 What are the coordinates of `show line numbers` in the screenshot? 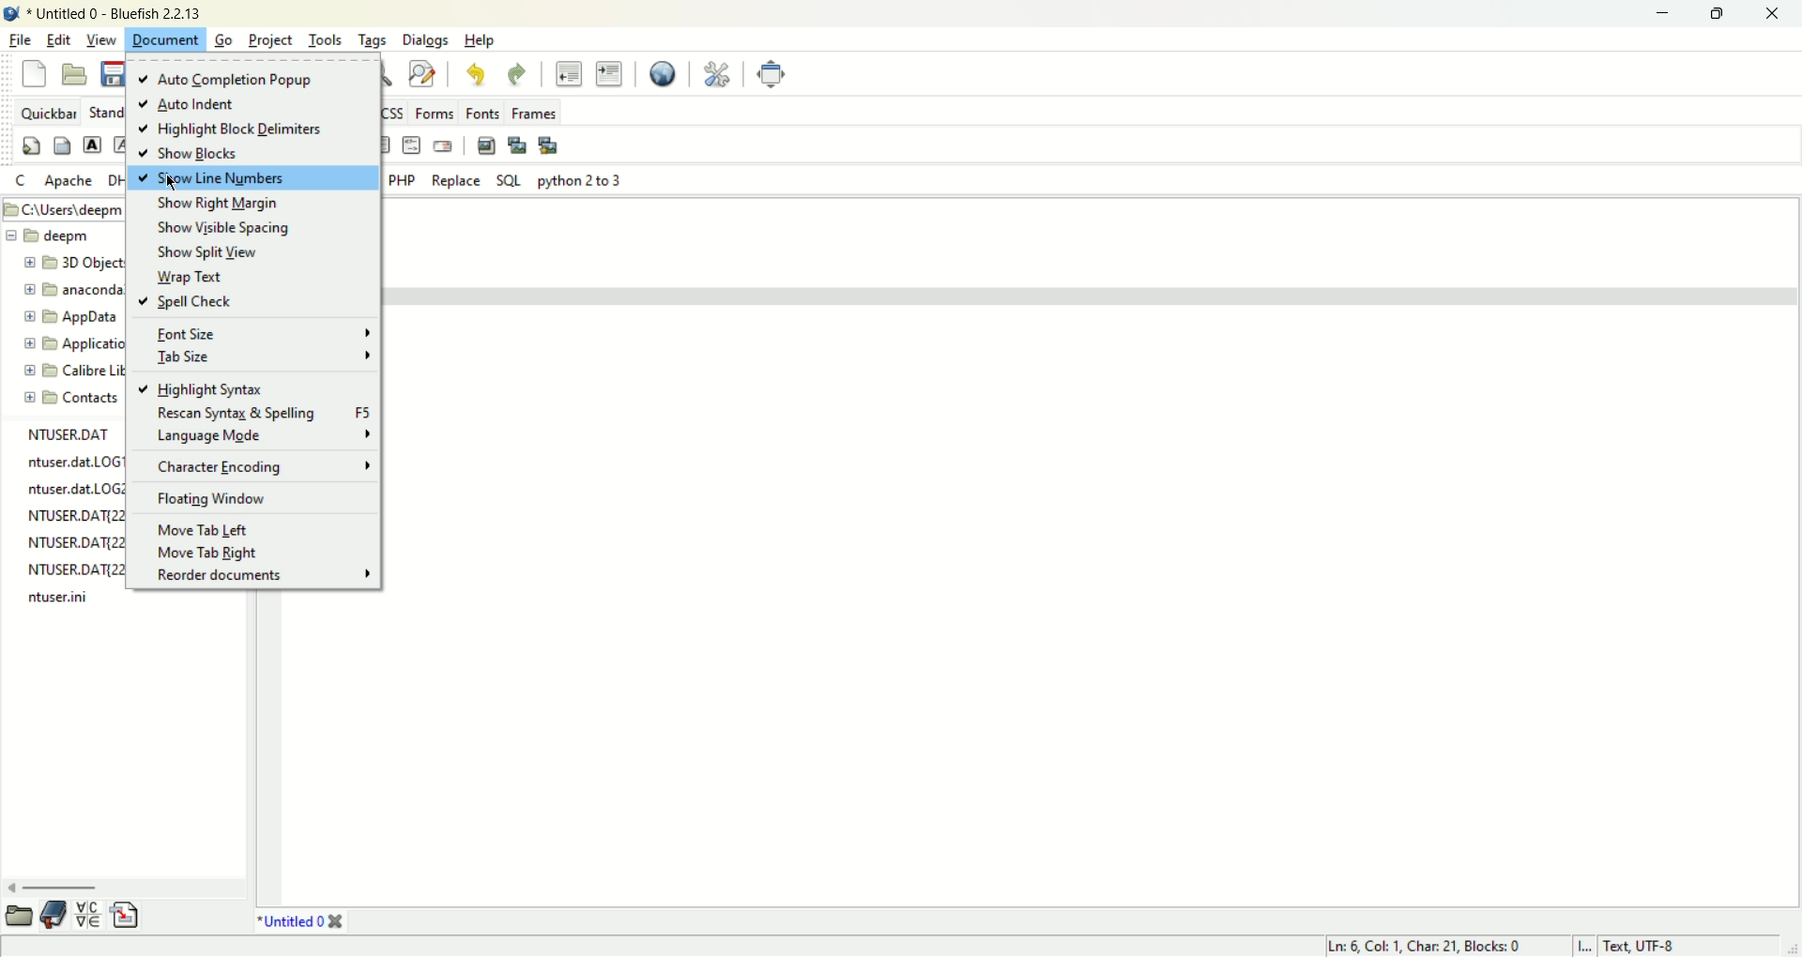 It's located at (252, 179).